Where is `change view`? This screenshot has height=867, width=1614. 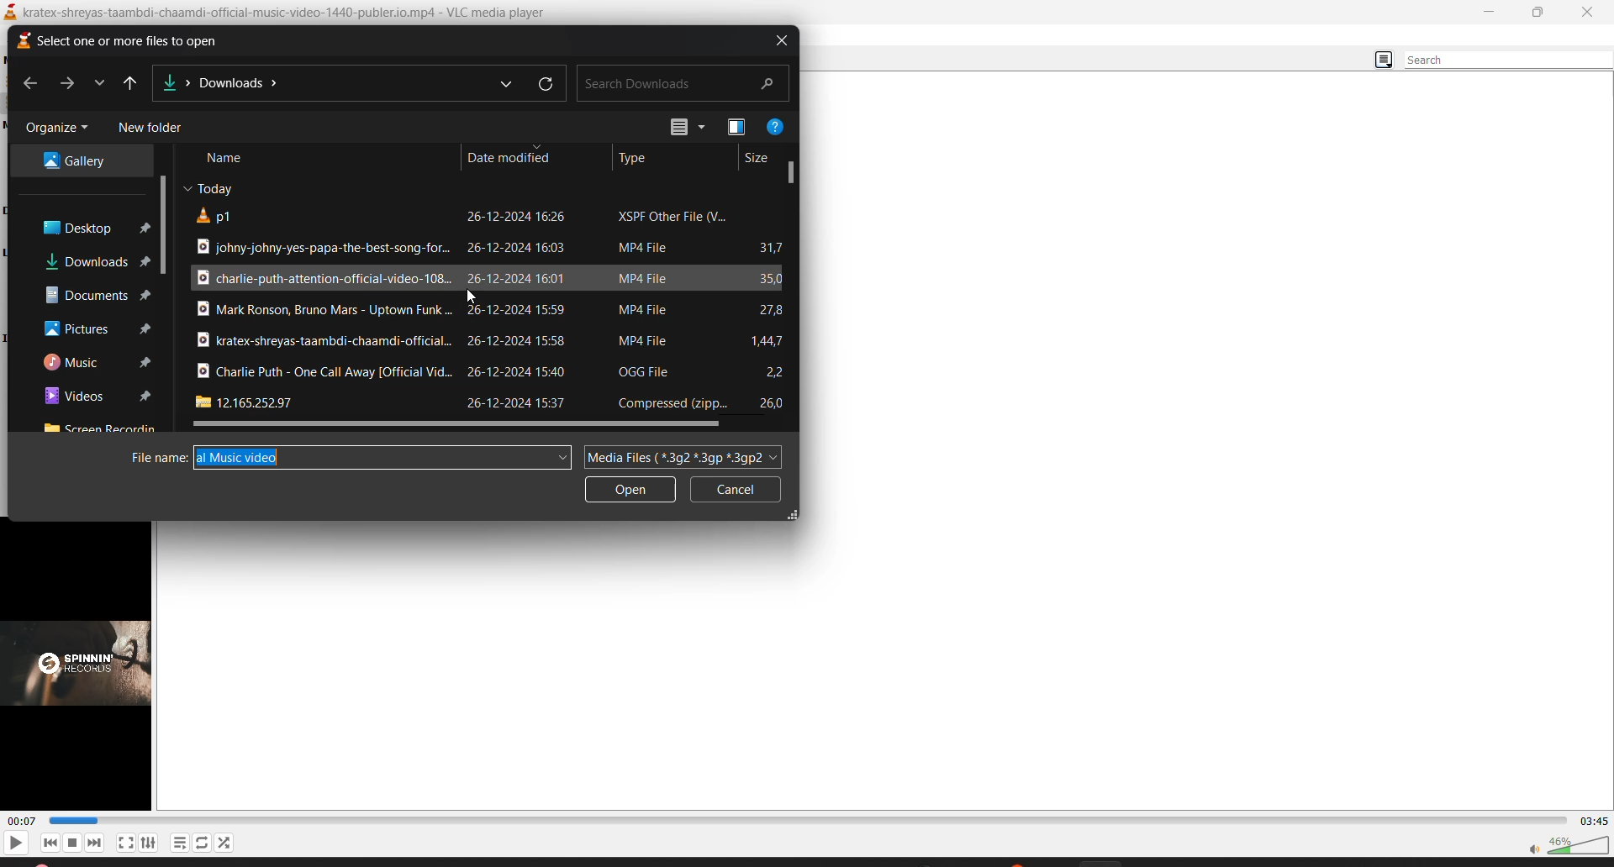
change view is located at coordinates (687, 127).